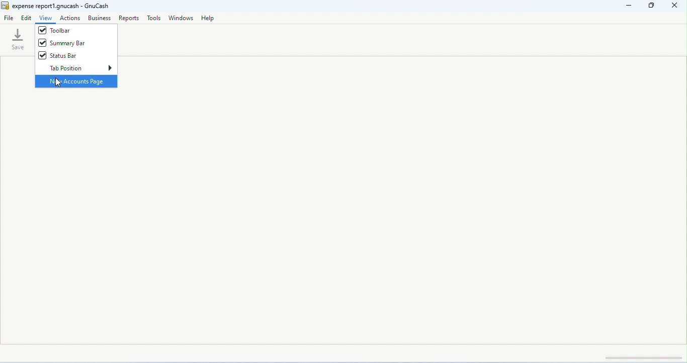 This screenshot has height=363, width=687. What do you see at coordinates (26, 18) in the screenshot?
I see `edit` at bounding box center [26, 18].